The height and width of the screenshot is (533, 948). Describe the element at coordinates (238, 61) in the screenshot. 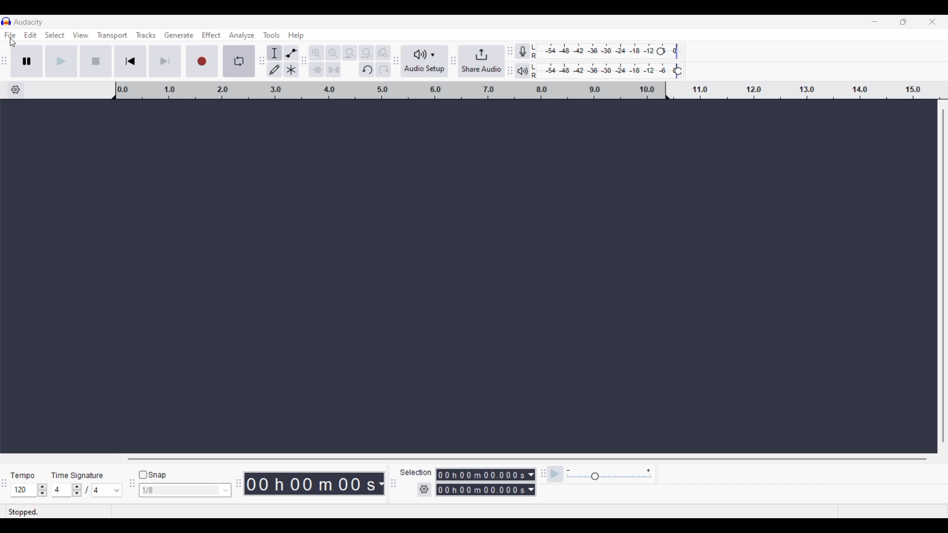

I see `Enable looping` at that location.